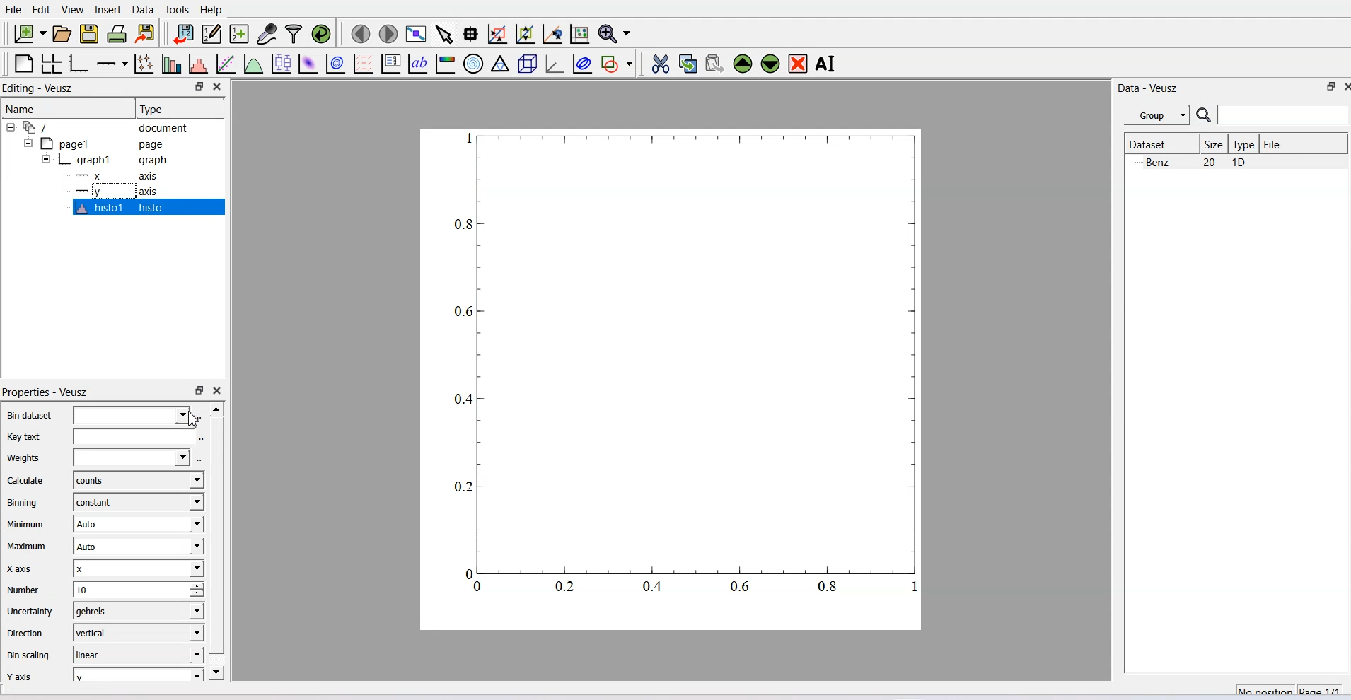  What do you see at coordinates (12, 127) in the screenshot?
I see `Collapse` at bounding box center [12, 127].